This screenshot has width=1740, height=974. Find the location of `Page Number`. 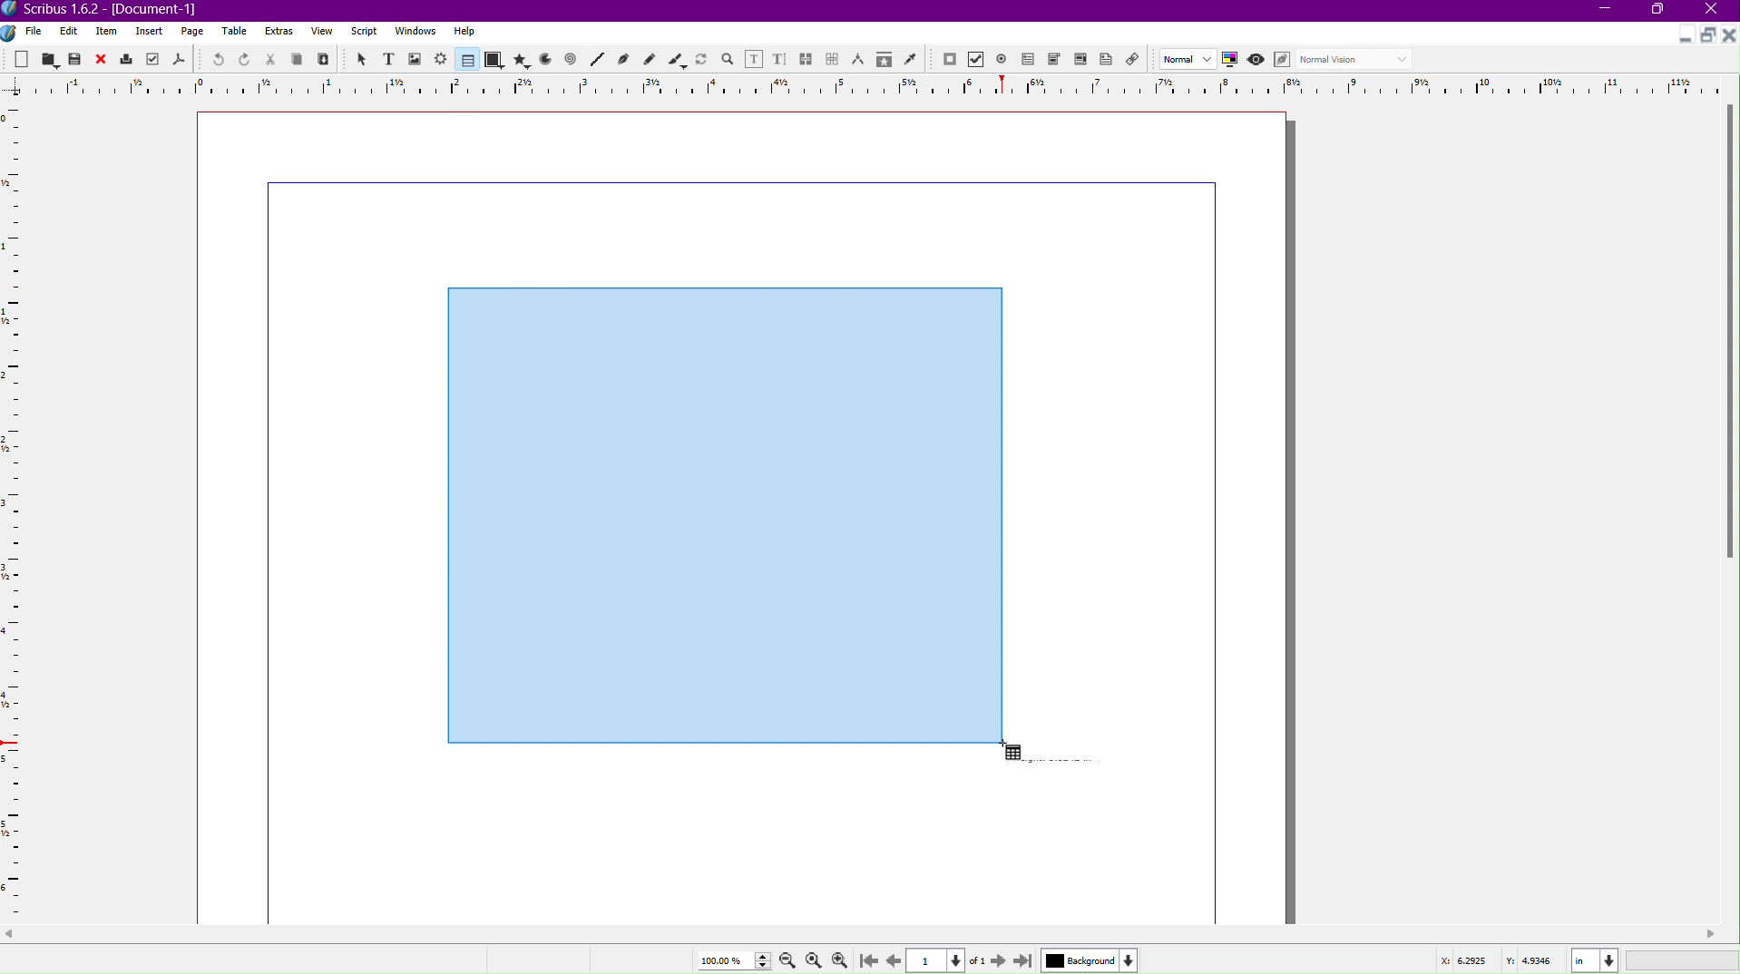

Page Number is located at coordinates (938, 960).